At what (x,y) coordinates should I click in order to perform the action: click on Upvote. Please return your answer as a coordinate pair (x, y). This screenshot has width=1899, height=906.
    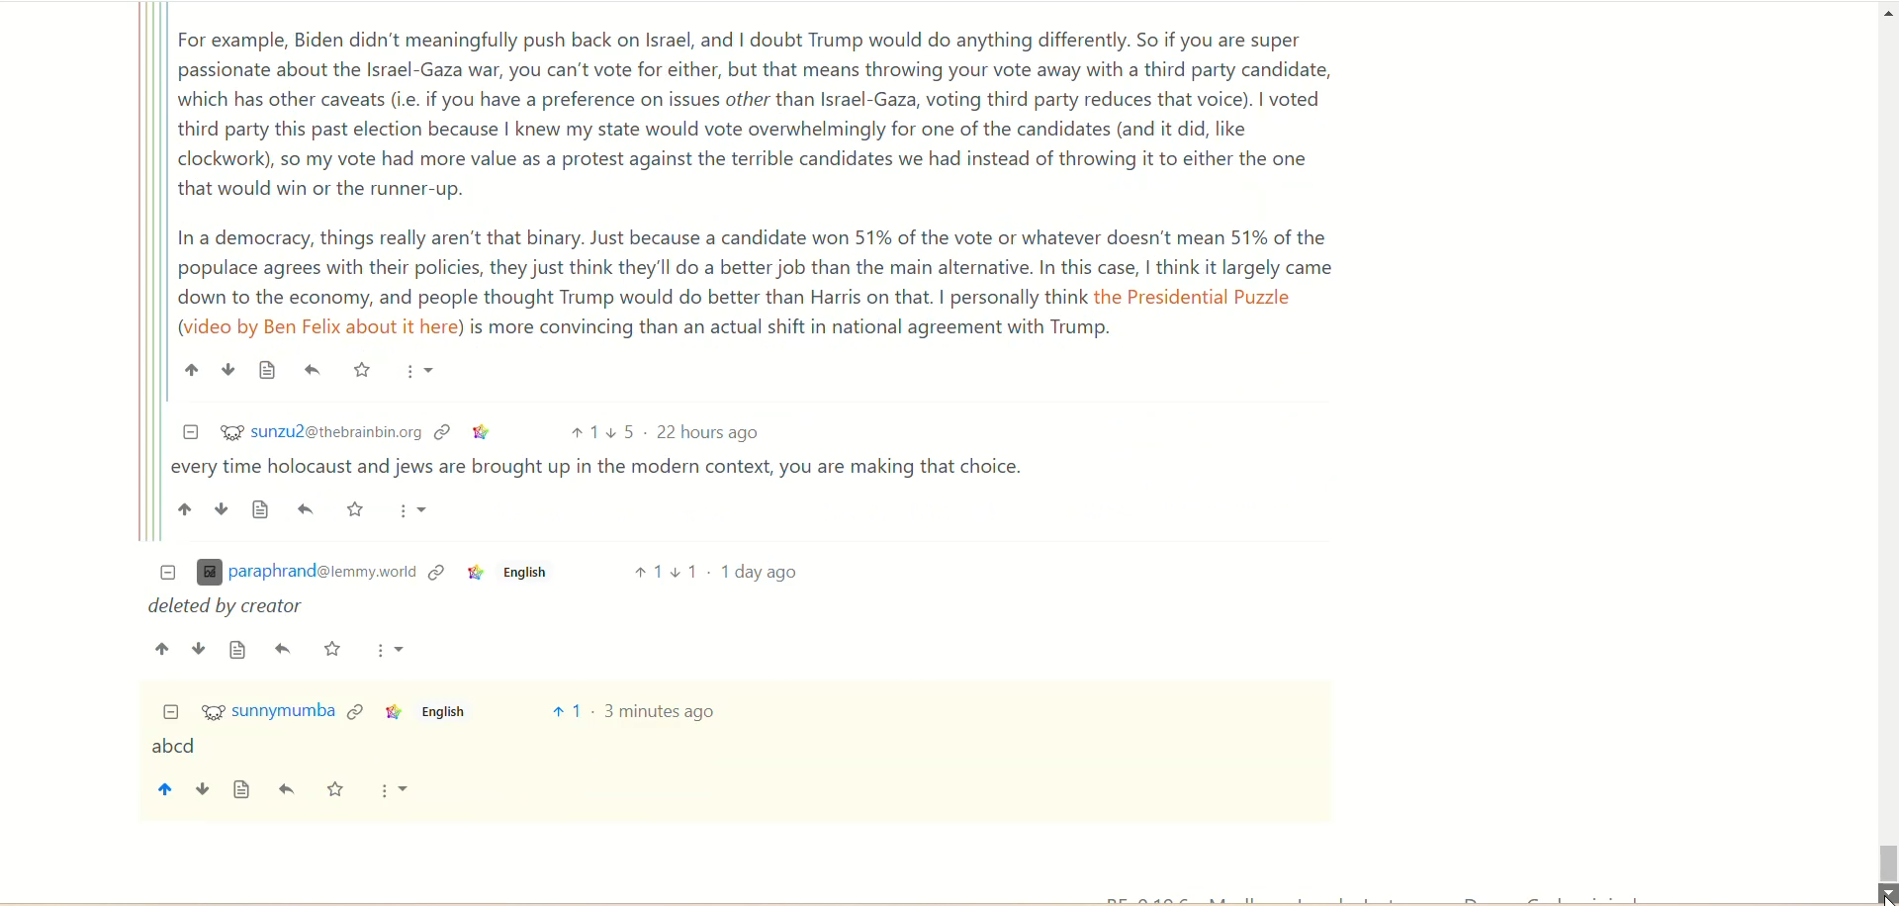
    Looking at the image, I should click on (193, 370).